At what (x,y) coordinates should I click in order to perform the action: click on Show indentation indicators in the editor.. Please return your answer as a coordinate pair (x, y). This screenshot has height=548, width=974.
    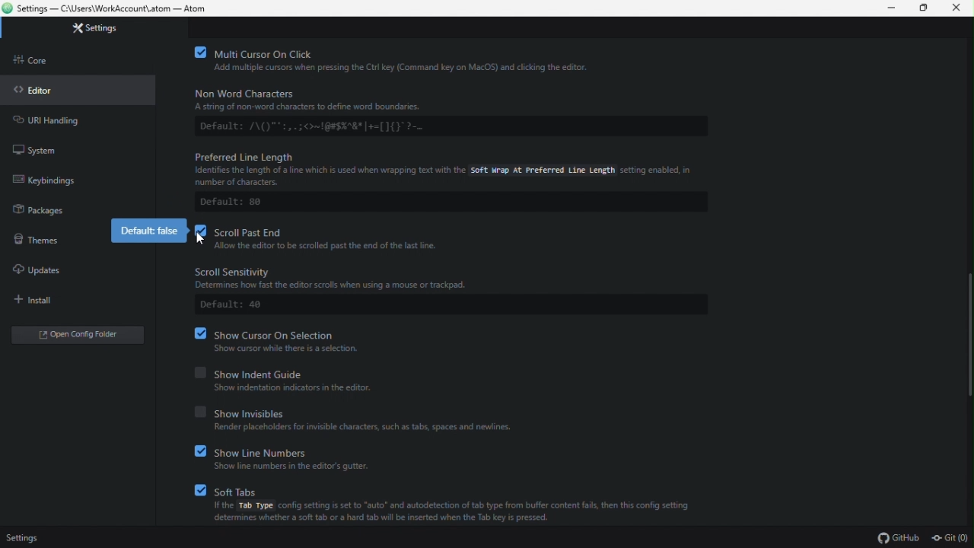
    Looking at the image, I should click on (304, 387).